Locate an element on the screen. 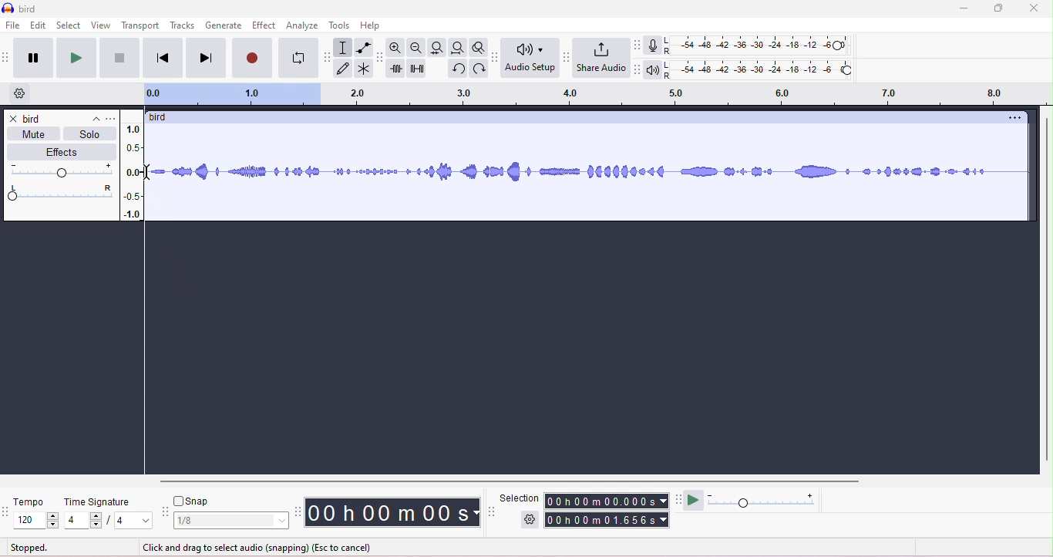 The height and width of the screenshot is (557, 1053). tempo is located at coordinates (34, 502).